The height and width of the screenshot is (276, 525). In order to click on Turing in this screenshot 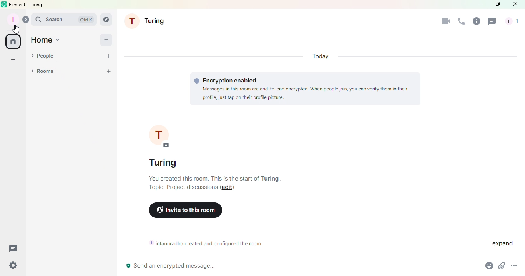, I will do `click(147, 23)`.